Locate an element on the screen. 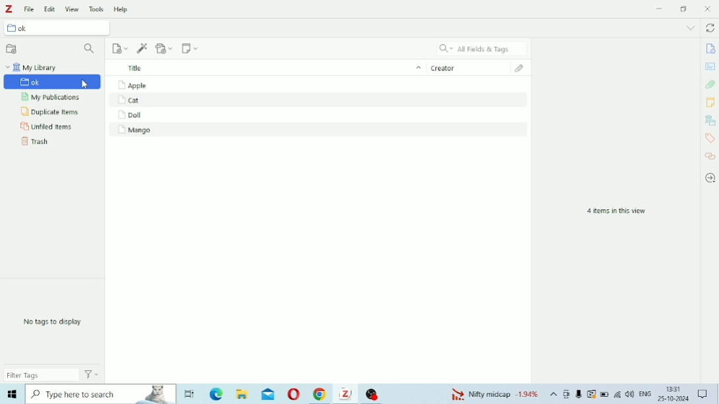 The height and width of the screenshot is (404, 719). Info is located at coordinates (710, 49).